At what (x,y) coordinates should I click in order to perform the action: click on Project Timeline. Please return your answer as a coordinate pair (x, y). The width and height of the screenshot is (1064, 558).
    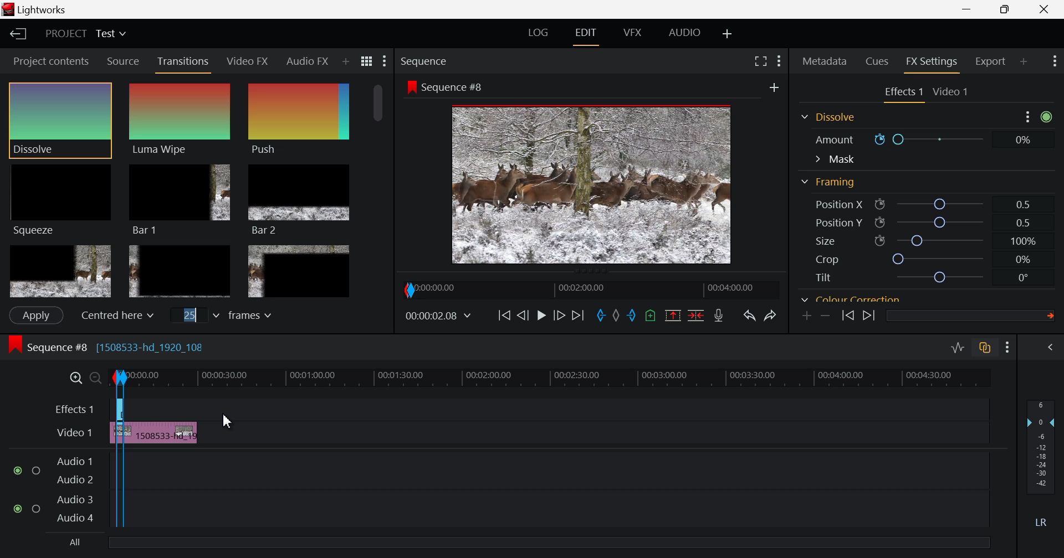
    Looking at the image, I should click on (559, 378).